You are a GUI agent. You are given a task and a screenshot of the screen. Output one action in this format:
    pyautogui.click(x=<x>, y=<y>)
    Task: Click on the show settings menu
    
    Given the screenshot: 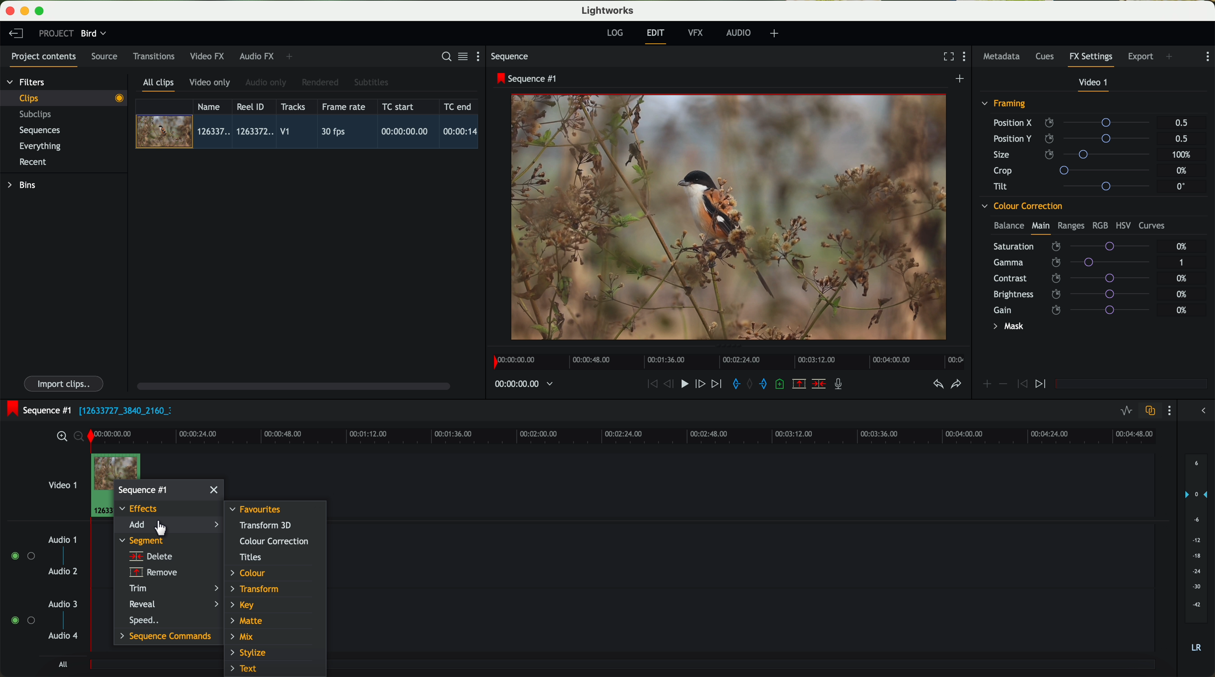 What is the action you would take?
    pyautogui.click(x=966, y=58)
    